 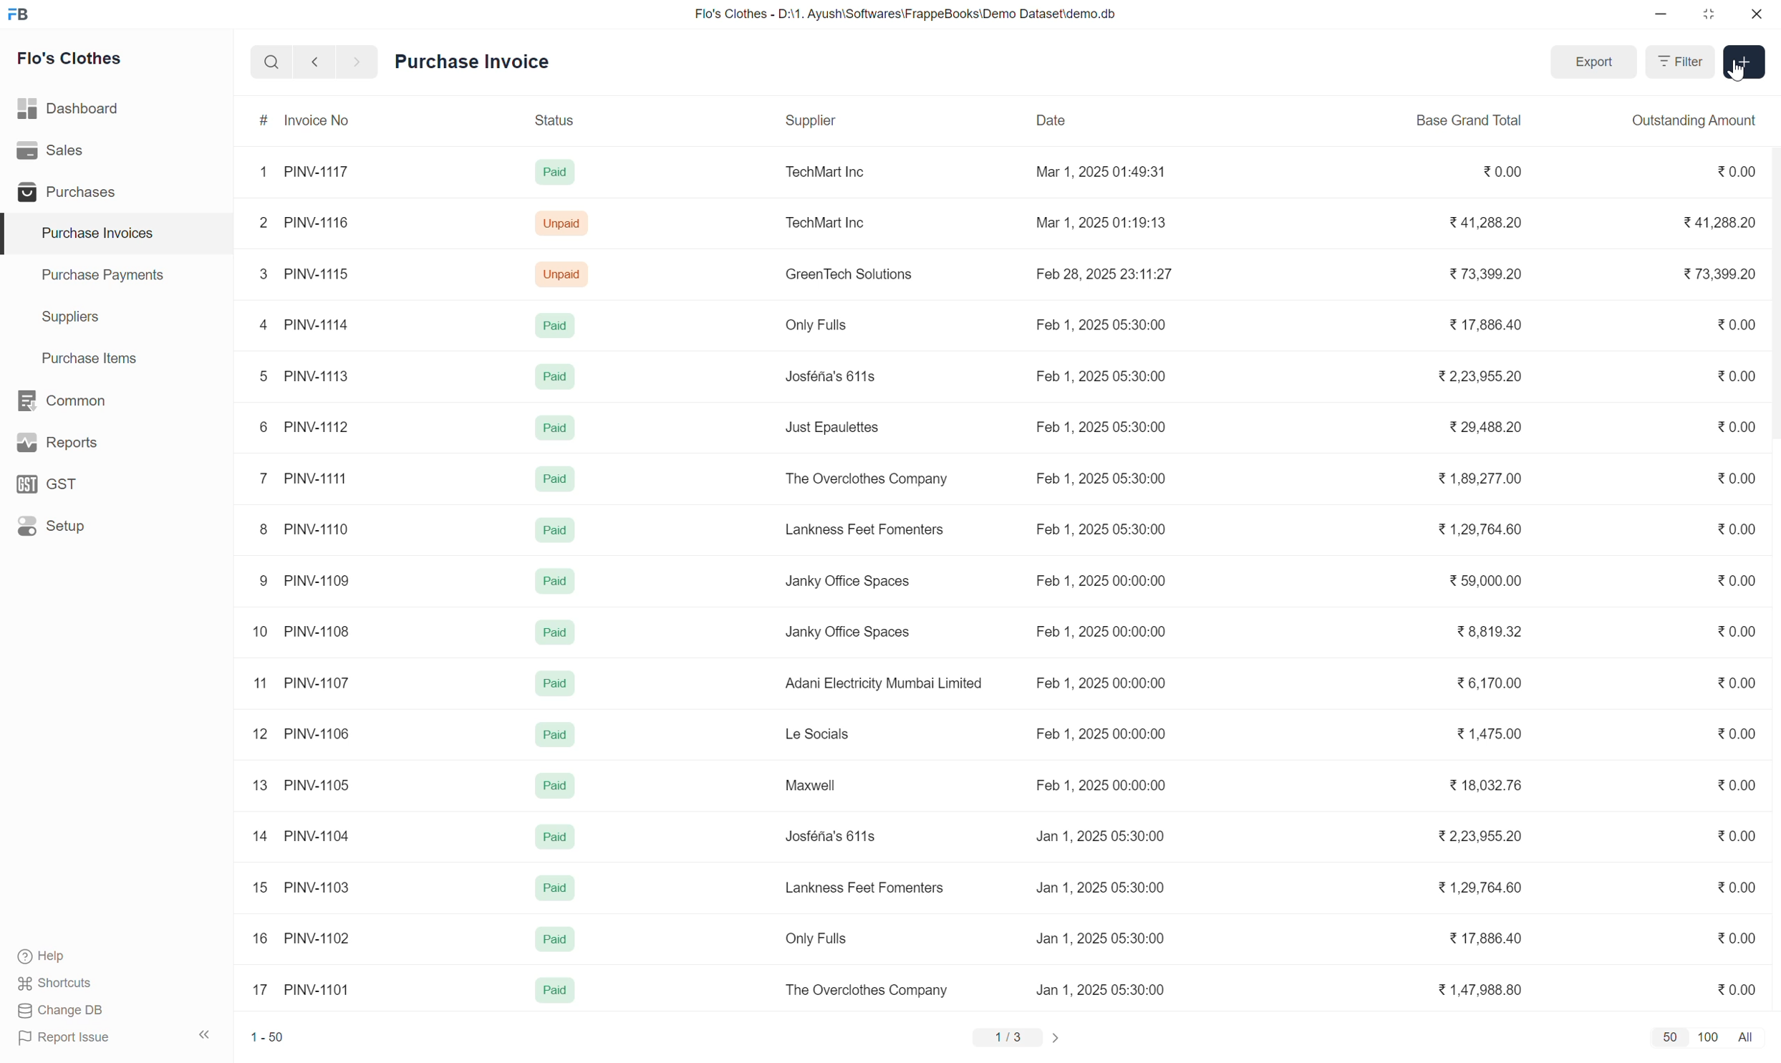 I want to click on 8  PINV-1110, so click(x=307, y=529).